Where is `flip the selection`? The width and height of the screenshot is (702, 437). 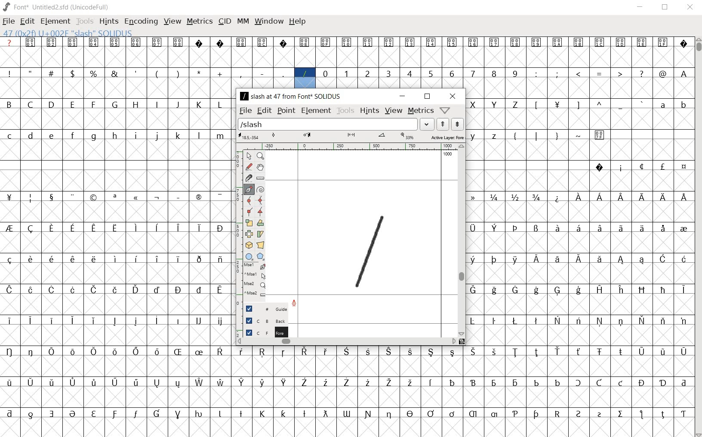
flip the selection is located at coordinates (249, 234).